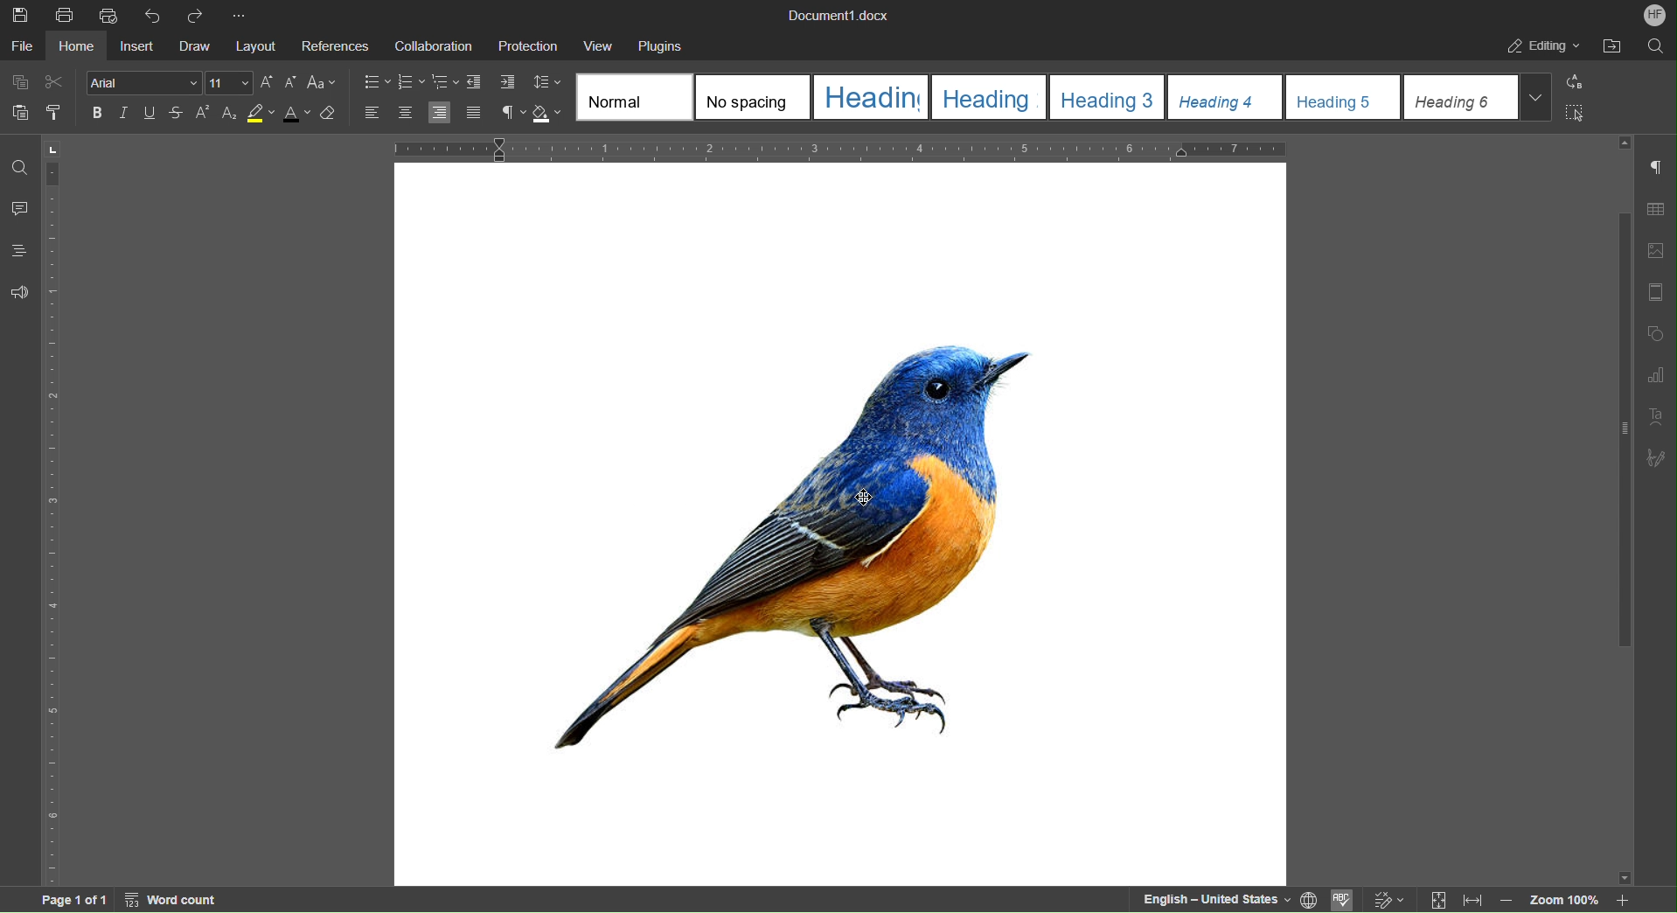 The width and height of the screenshot is (1677, 913). I want to click on Comments, so click(20, 209).